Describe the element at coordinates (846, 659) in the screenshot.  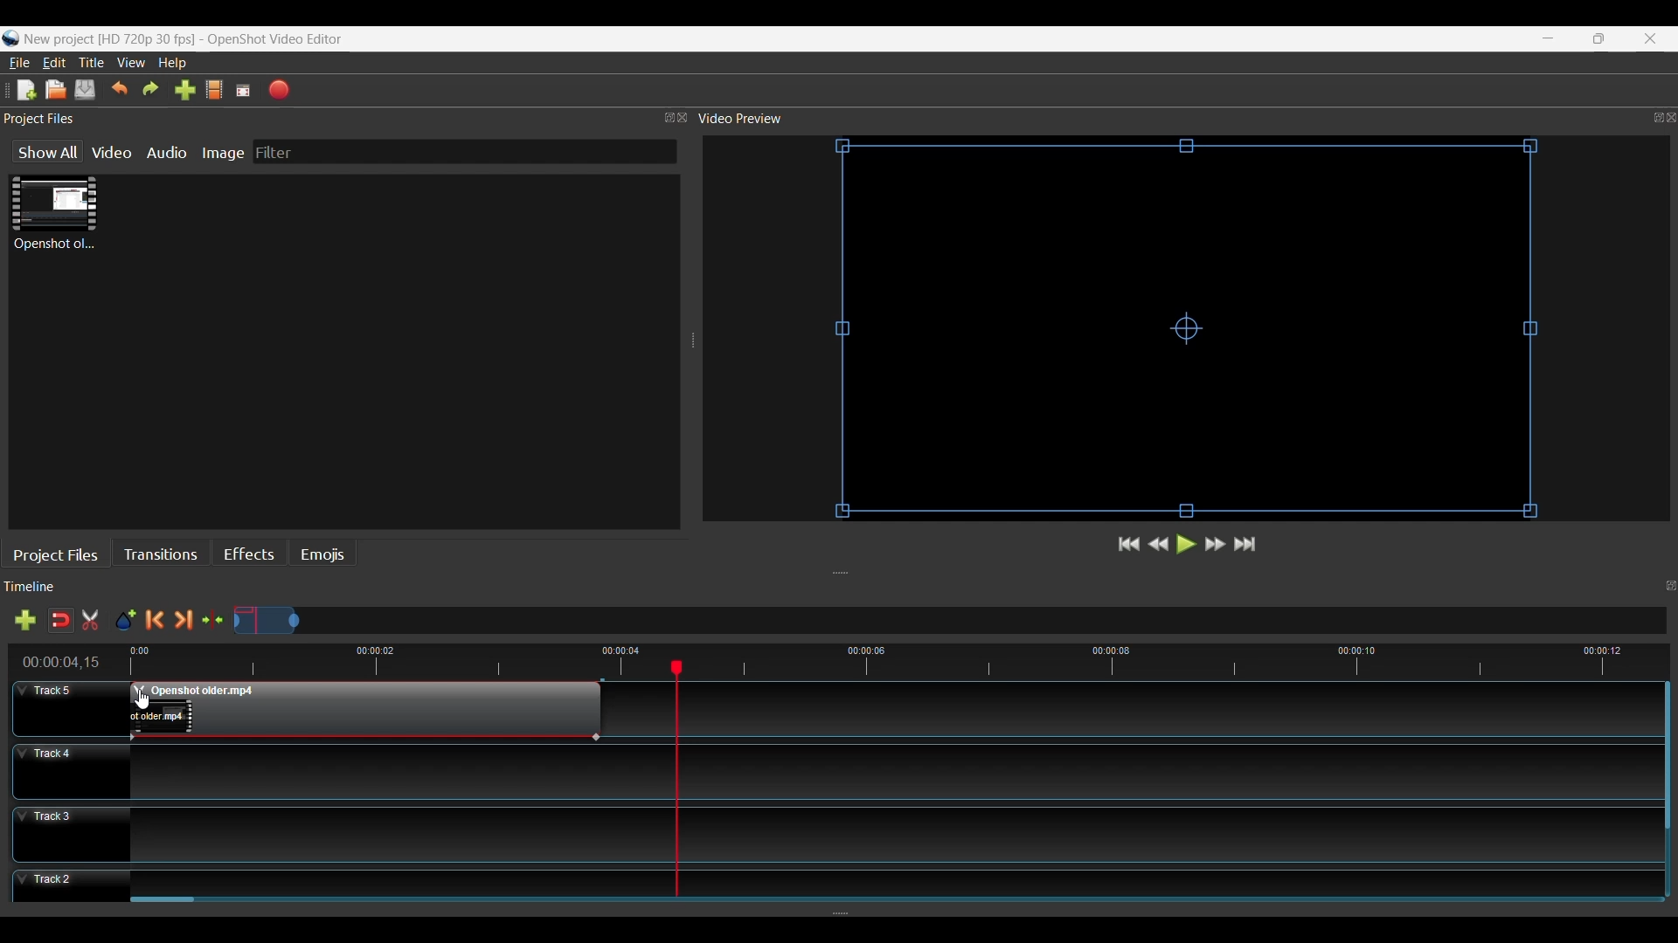
I see `Timeline` at that location.